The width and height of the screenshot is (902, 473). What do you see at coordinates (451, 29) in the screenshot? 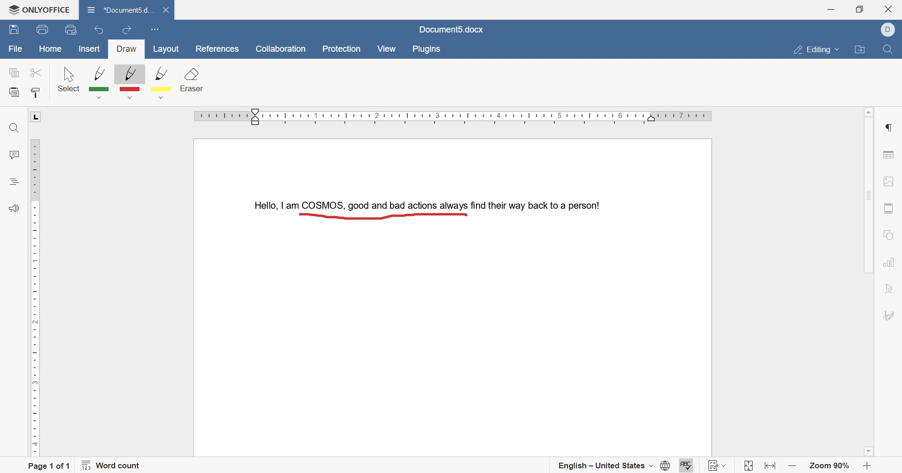
I see `document5.docx` at bounding box center [451, 29].